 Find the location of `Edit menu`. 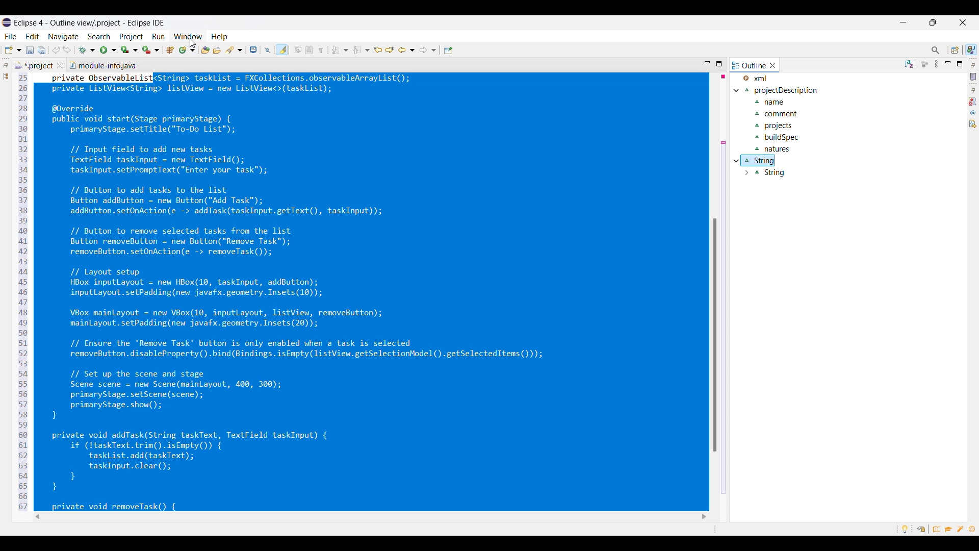

Edit menu is located at coordinates (33, 36).